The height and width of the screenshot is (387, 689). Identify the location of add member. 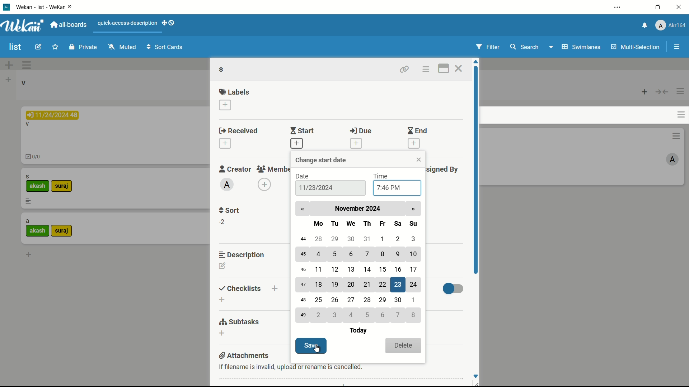
(264, 185).